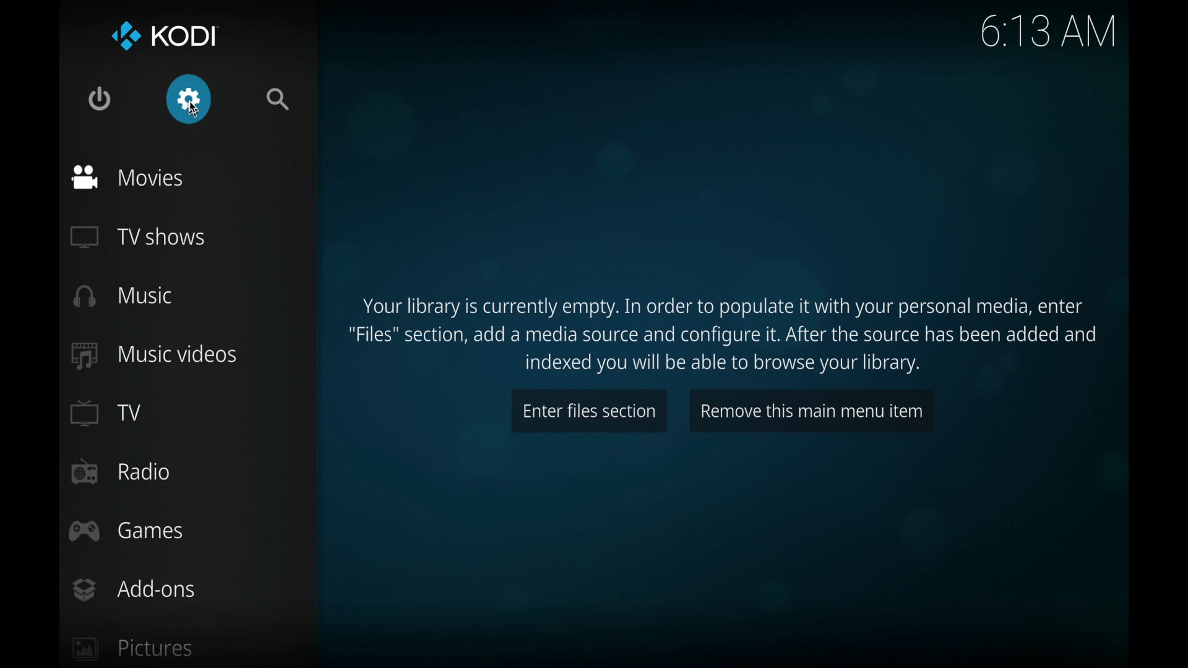 This screenshot has height=668, width=1188. Describe the element at coordinates (127, 531) in the screenshot. I see `games` at that location.